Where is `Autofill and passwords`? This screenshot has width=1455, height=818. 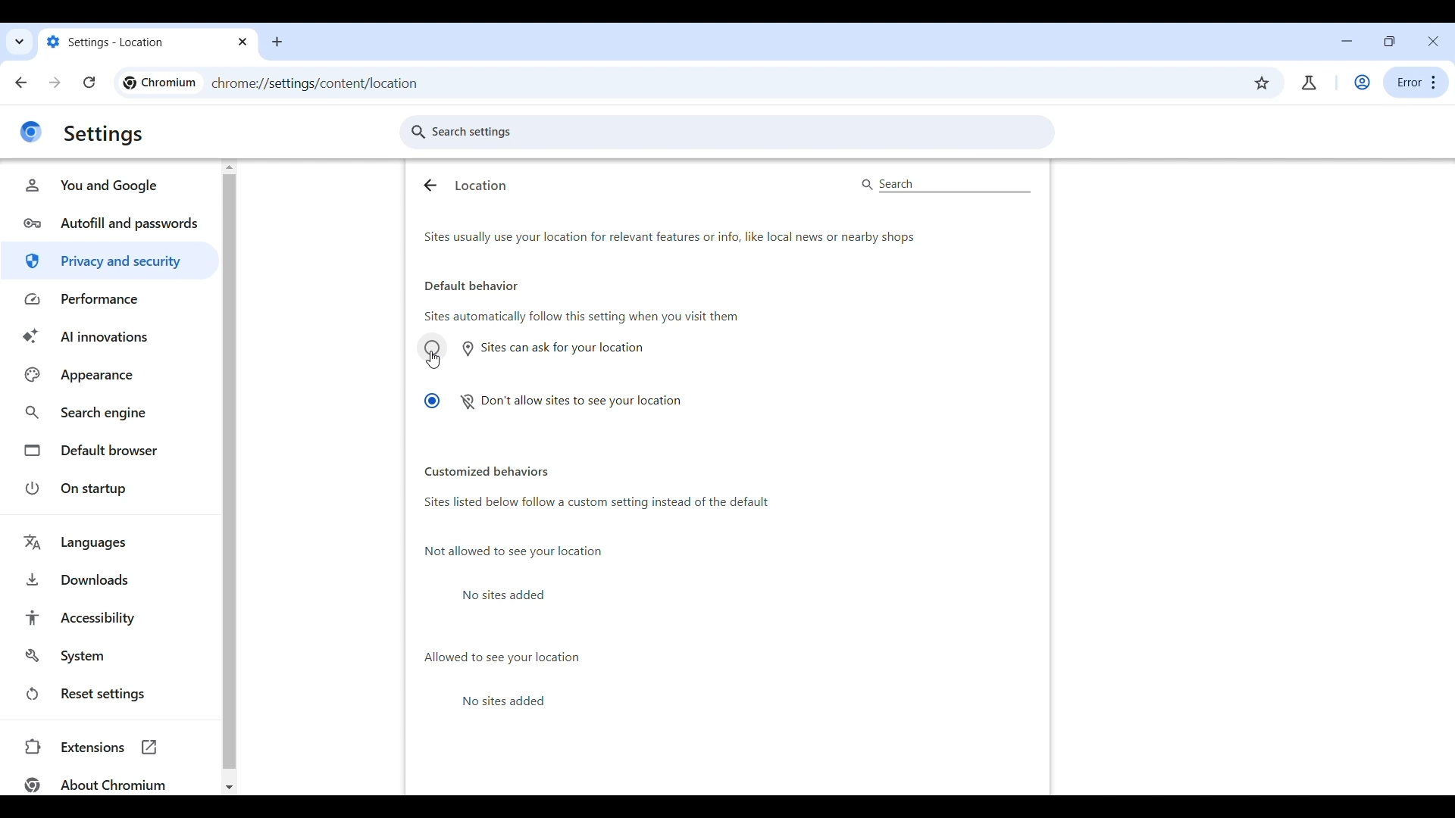 Autofill and passwords is located at coordinates (110, 221).